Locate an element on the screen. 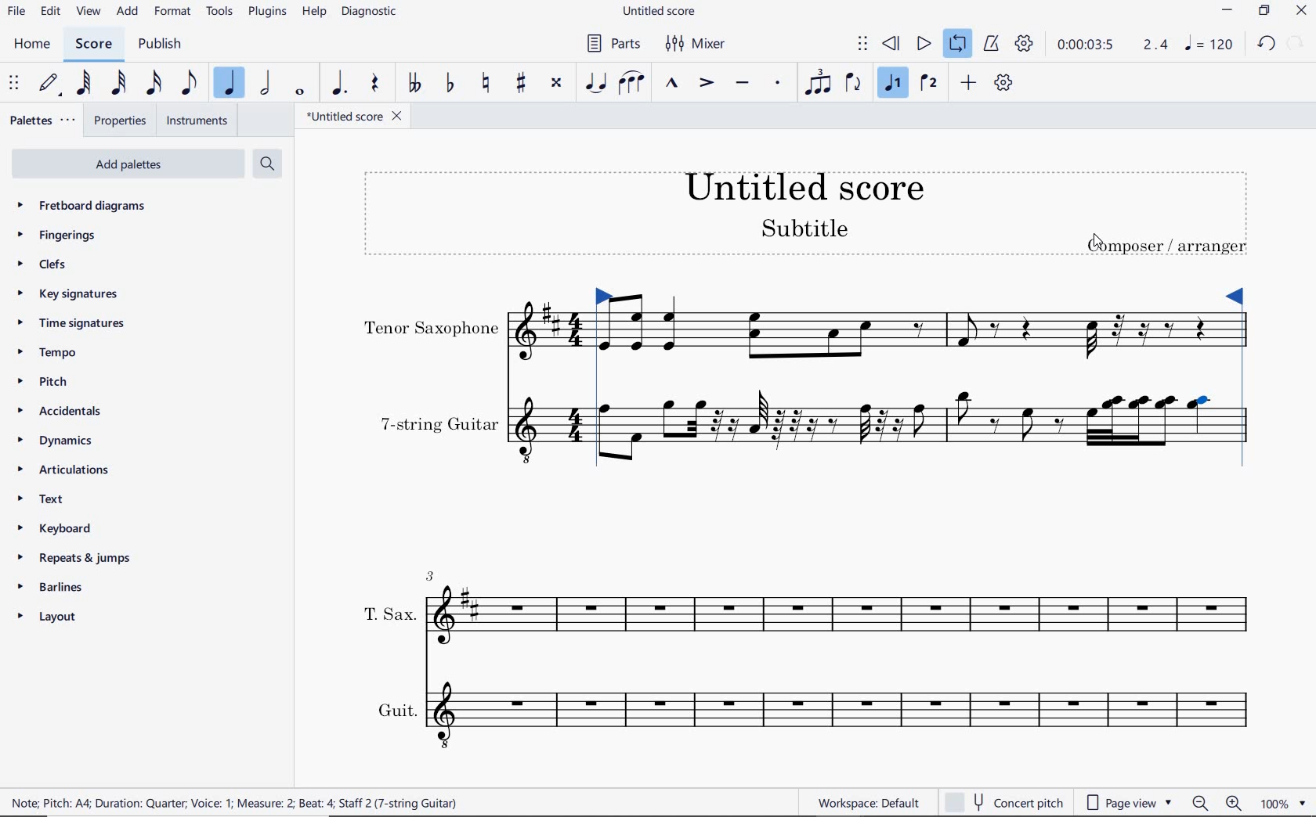  ACCIDENTALS is located at coordinates (56, 413).